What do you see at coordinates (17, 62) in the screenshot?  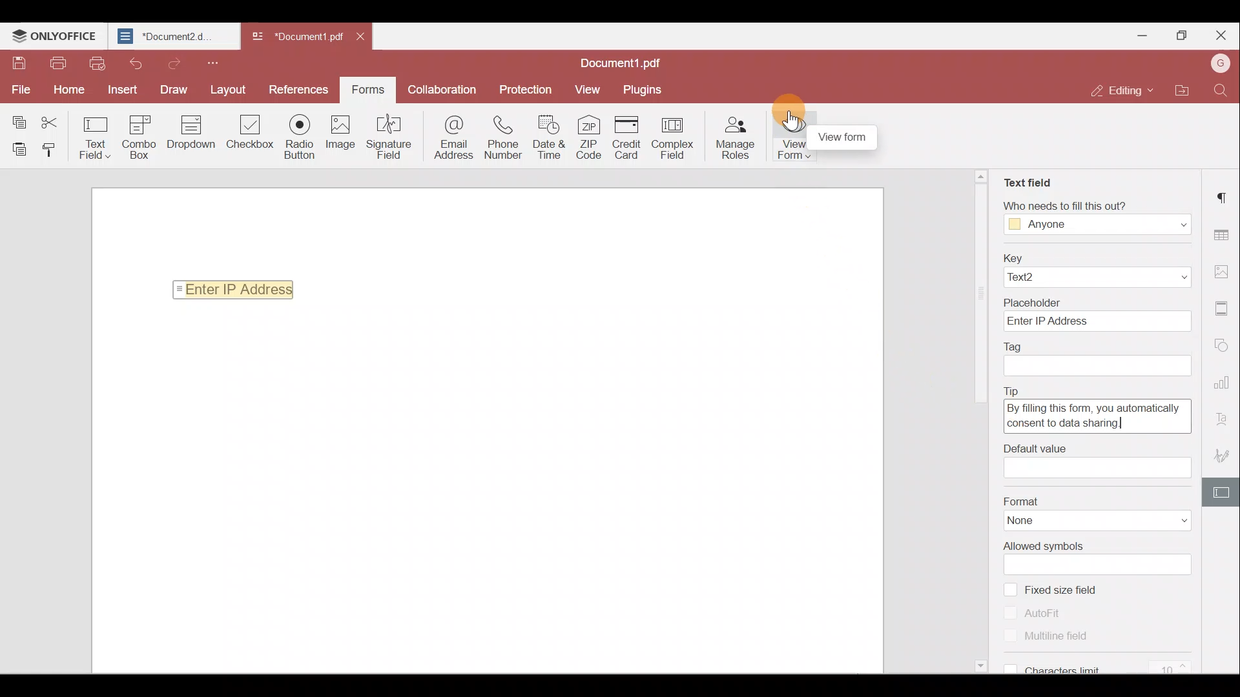 I see `Save` at bounding box center [17, 62].